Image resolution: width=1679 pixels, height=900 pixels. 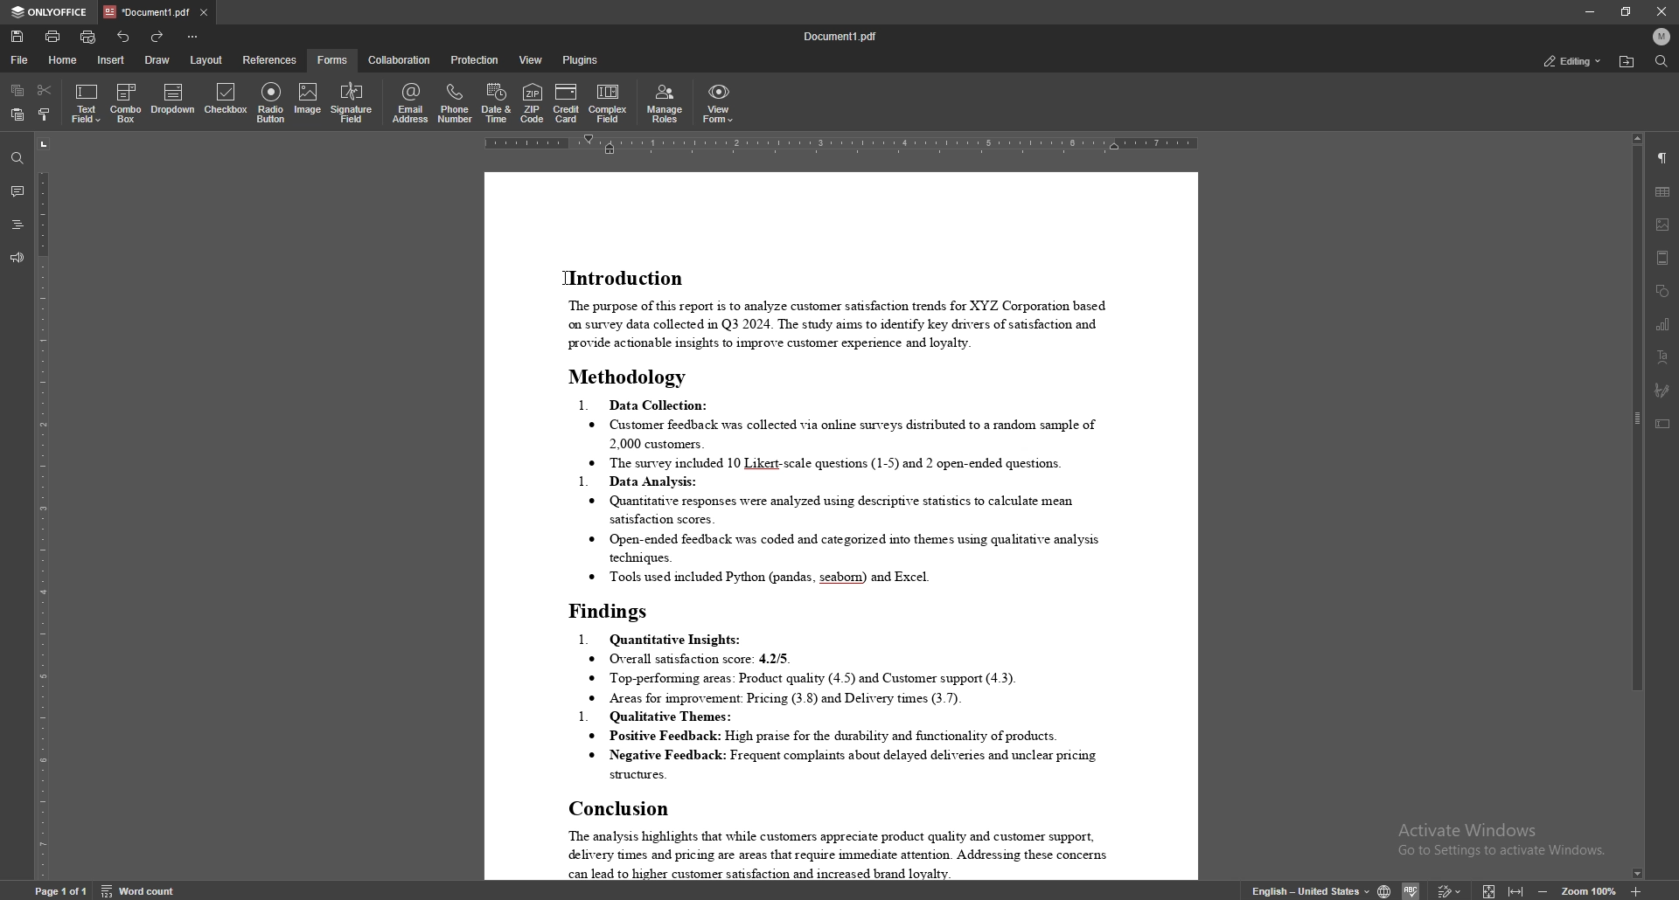 What do you see at coordinates (17, 191) in the screenshot?
I see `comment` at bounding box center [17, 191].